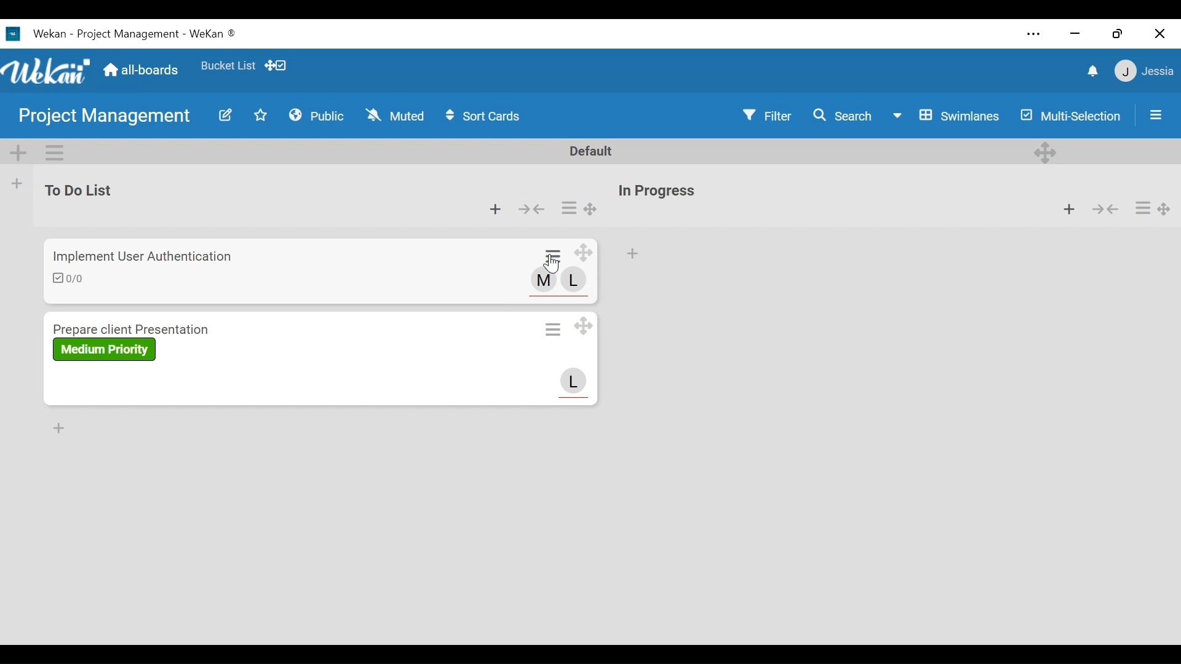 The height and width of the screenshot is (664, 1181). What do you see at coordinates (568, 208) in the screenshot?
I see `Card actions` at bounding box center [568, 208].